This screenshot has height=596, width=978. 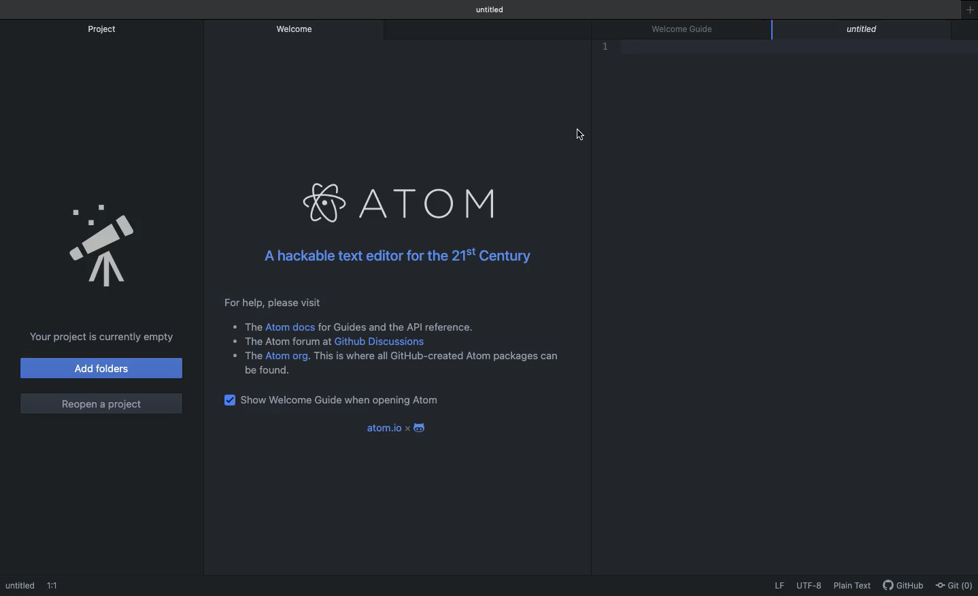 I want to click on Atom.org, so click(x=289, y=357).